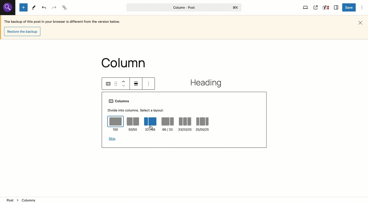  I want to click on Move up down, so click(125, 84).